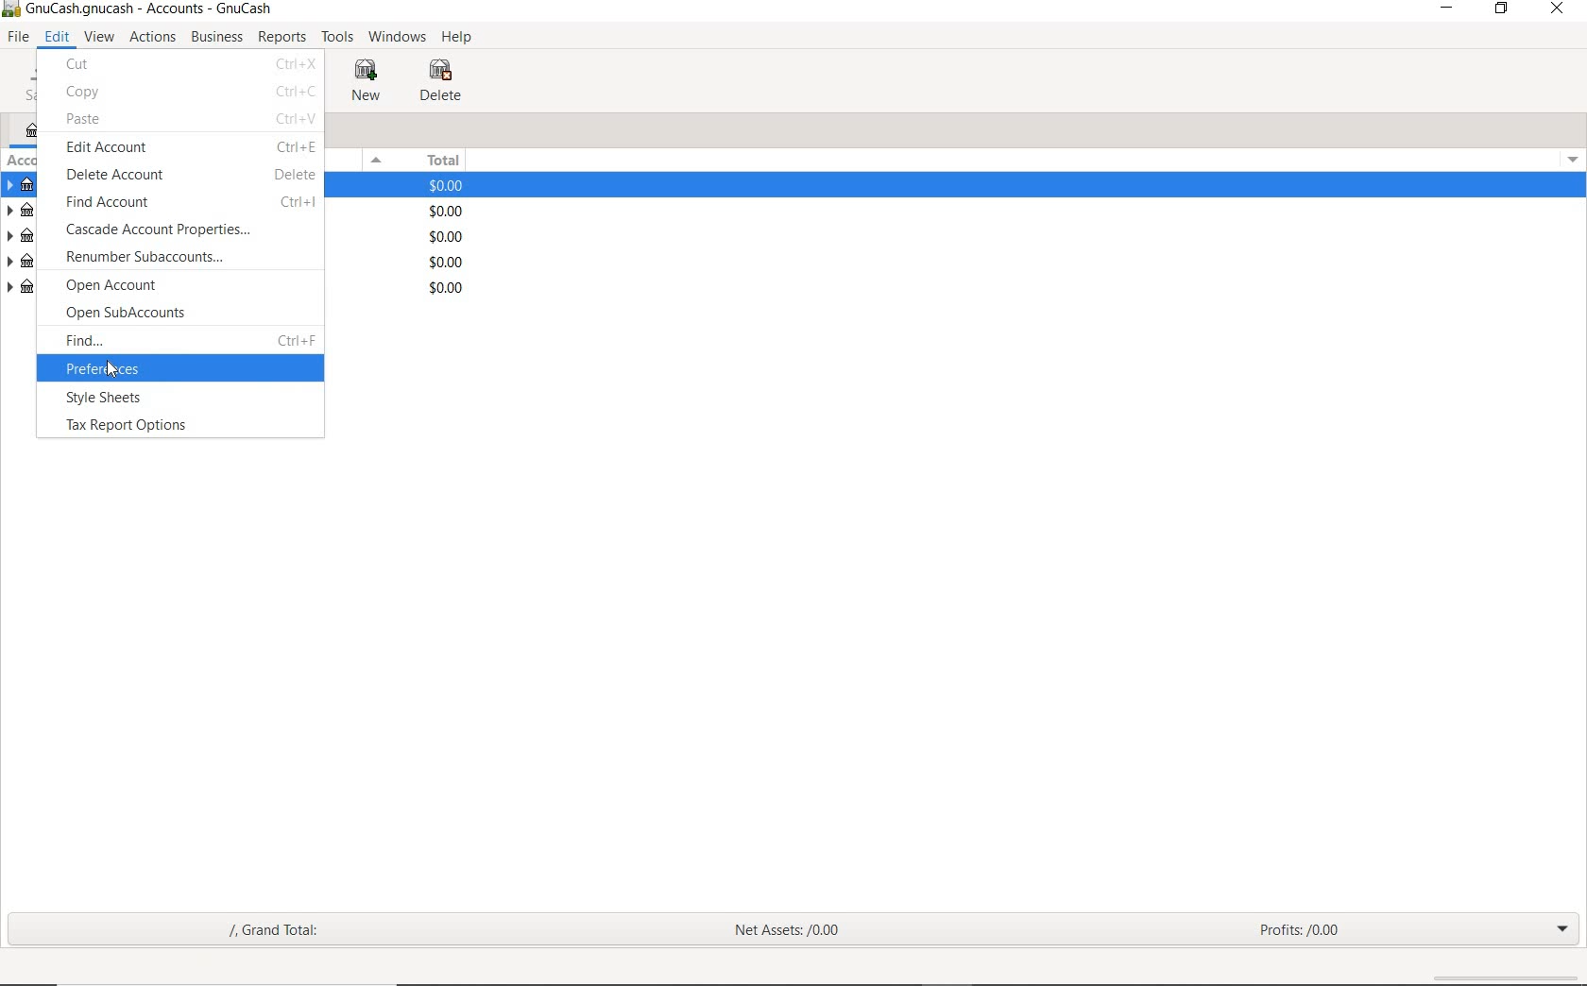 This screenshot has width=1587, height=986. Describe the element at coordinates (122, 286) in the screenshot. I see `open account` at that location.